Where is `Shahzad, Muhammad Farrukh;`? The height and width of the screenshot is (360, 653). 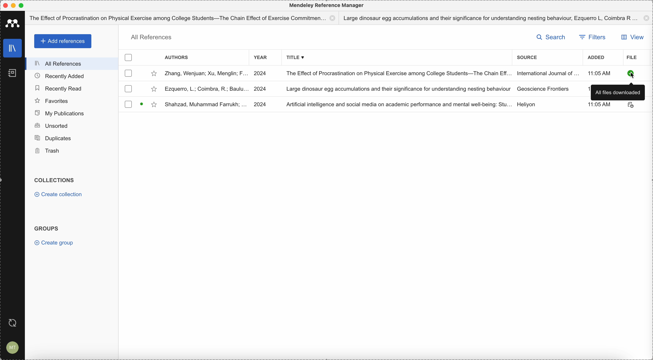 Shahzad, Muhammad Farrukh; is located at coordinates (206, 104).